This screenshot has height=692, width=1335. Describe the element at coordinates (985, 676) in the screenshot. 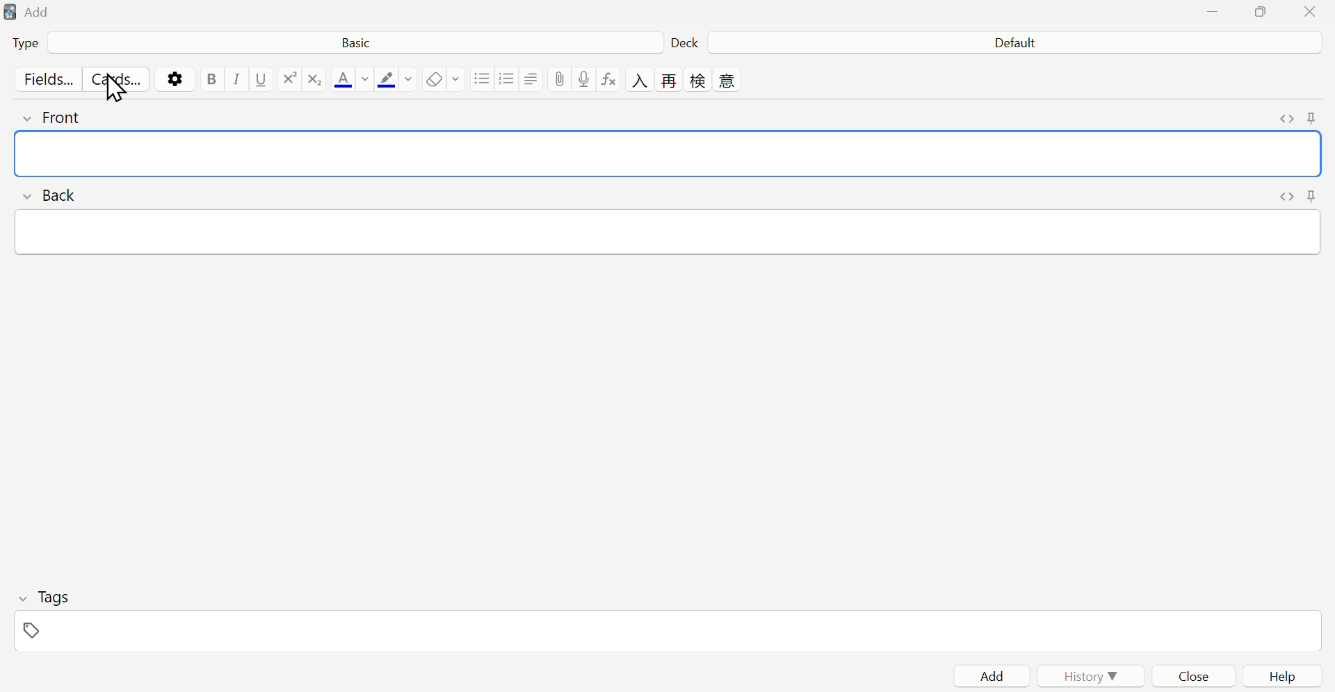

I see `Add` at that location.